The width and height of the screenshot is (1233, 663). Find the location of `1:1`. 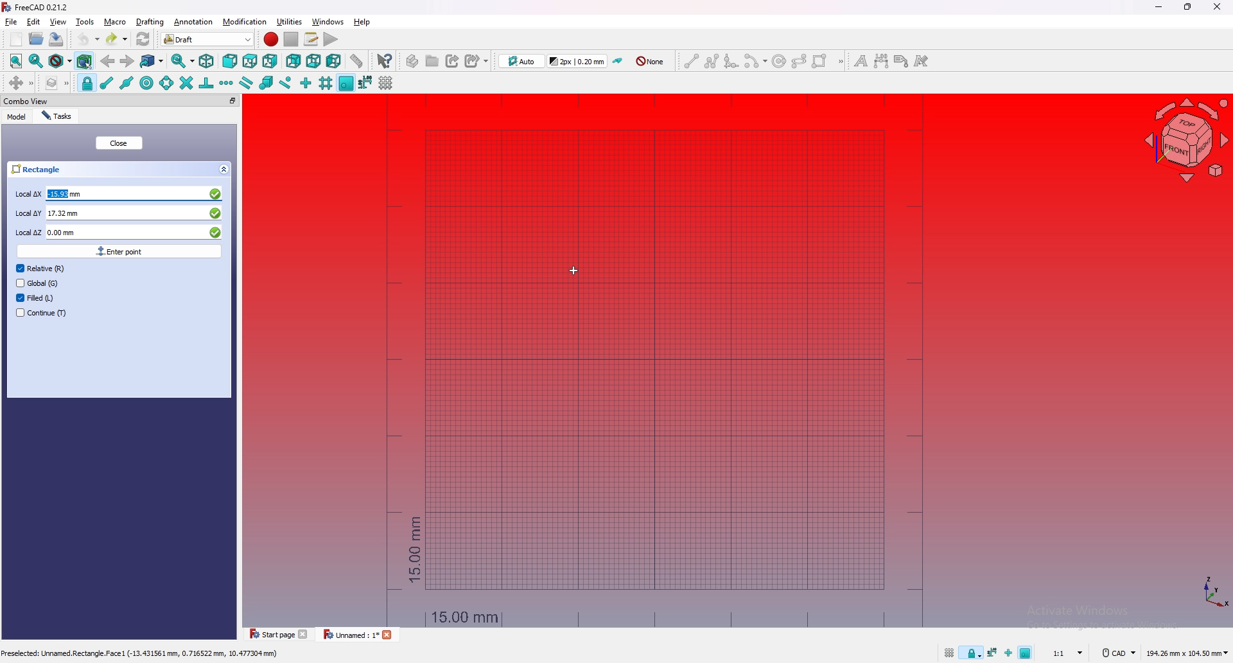

1:1 is located at coordinates (1069, 653).